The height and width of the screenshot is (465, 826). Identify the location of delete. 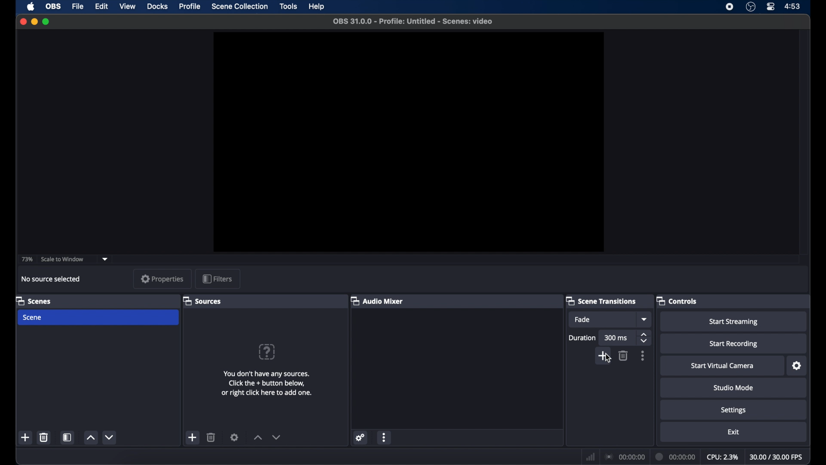
(212, 437).